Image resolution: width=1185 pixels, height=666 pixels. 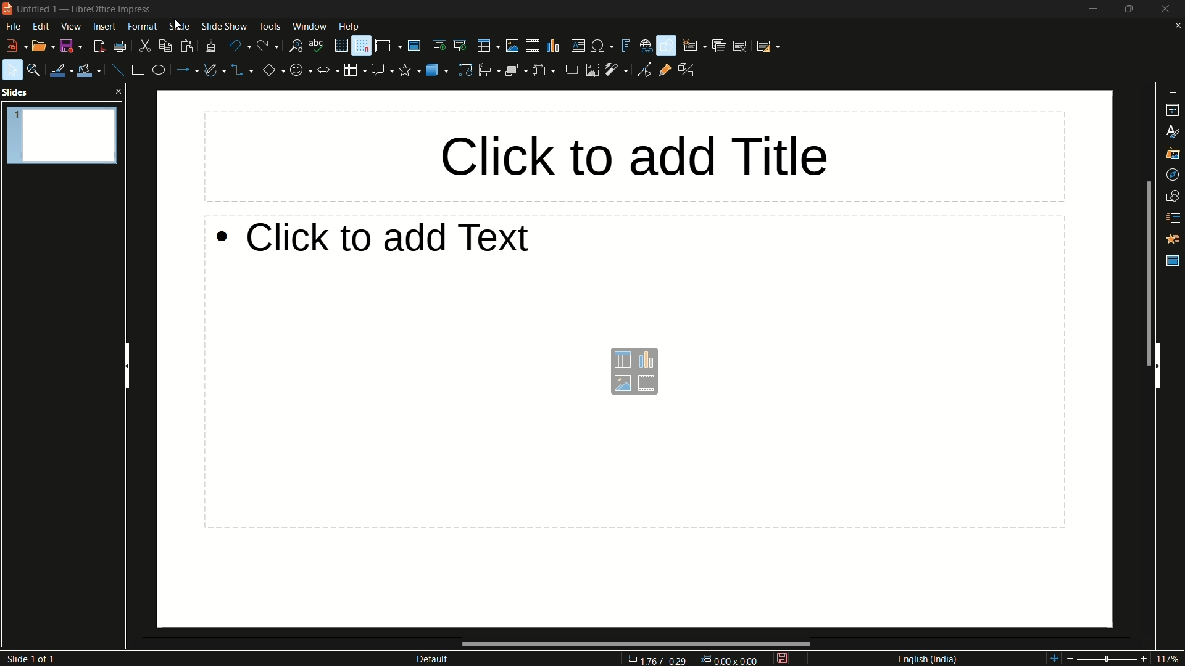 What do you see at coordinates (635, 643) in the screenshot?
I see `scroll bar` at bounding box center [635, 643].